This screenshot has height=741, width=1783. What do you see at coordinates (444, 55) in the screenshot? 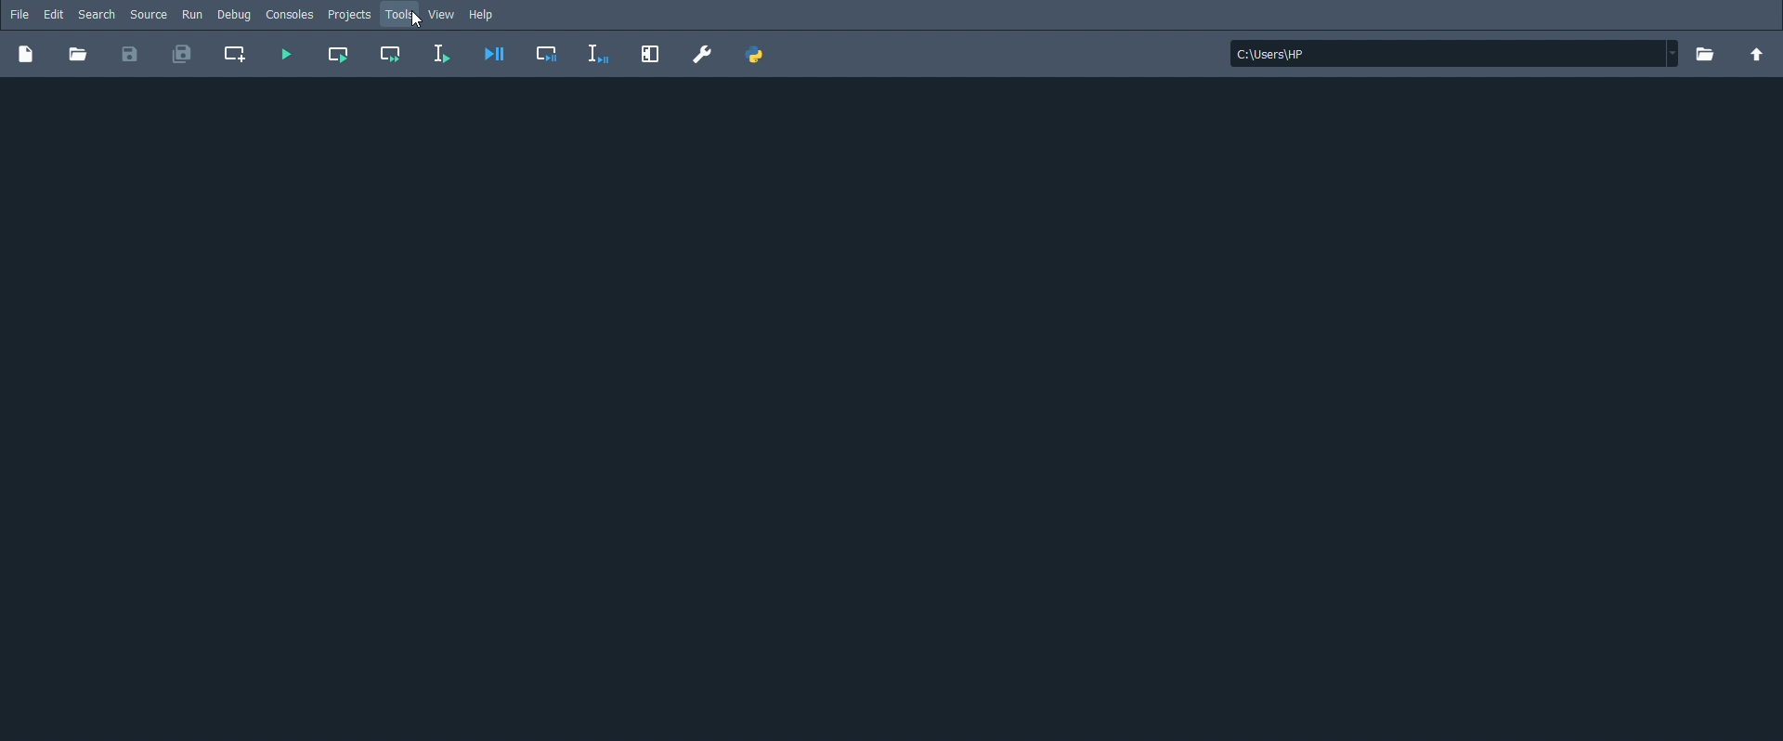
I see `Run selection or current line` at bounding box center [444, 55].